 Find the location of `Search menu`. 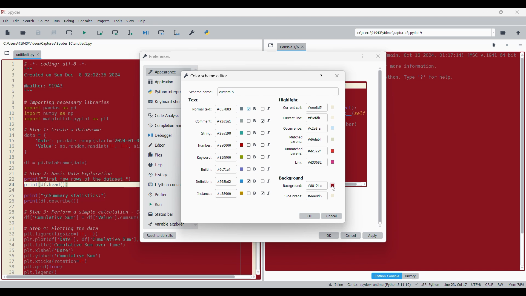

Search menu is located at coordinates (29, 21).